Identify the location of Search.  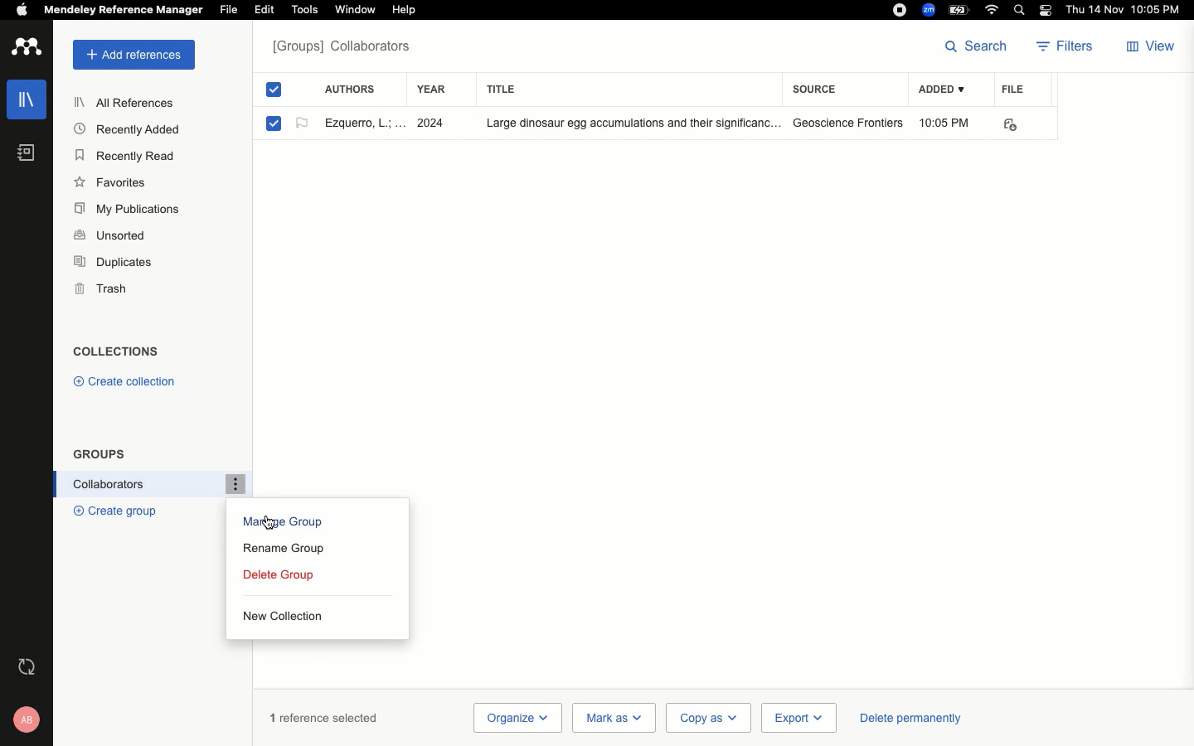
(1022, 12).